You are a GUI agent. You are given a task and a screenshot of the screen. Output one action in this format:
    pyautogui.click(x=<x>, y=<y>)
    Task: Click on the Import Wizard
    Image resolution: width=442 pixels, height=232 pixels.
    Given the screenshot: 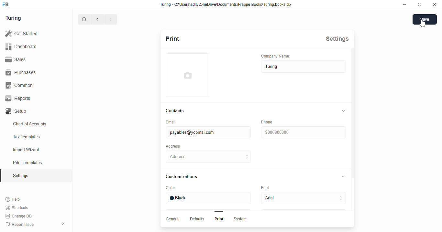 What is the action you would take?
    pyautogui.click(x=35, y=149)
    